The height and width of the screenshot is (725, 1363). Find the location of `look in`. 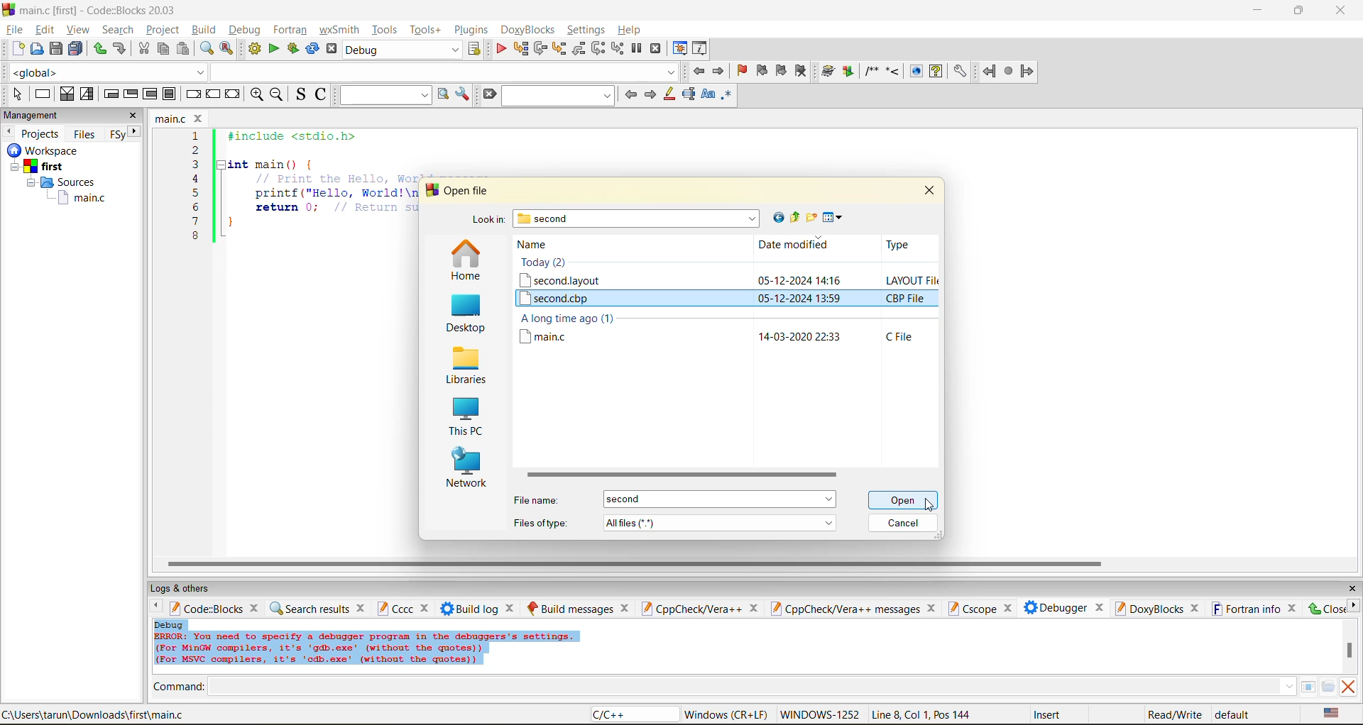

look in is located at coordinates (488, 221).